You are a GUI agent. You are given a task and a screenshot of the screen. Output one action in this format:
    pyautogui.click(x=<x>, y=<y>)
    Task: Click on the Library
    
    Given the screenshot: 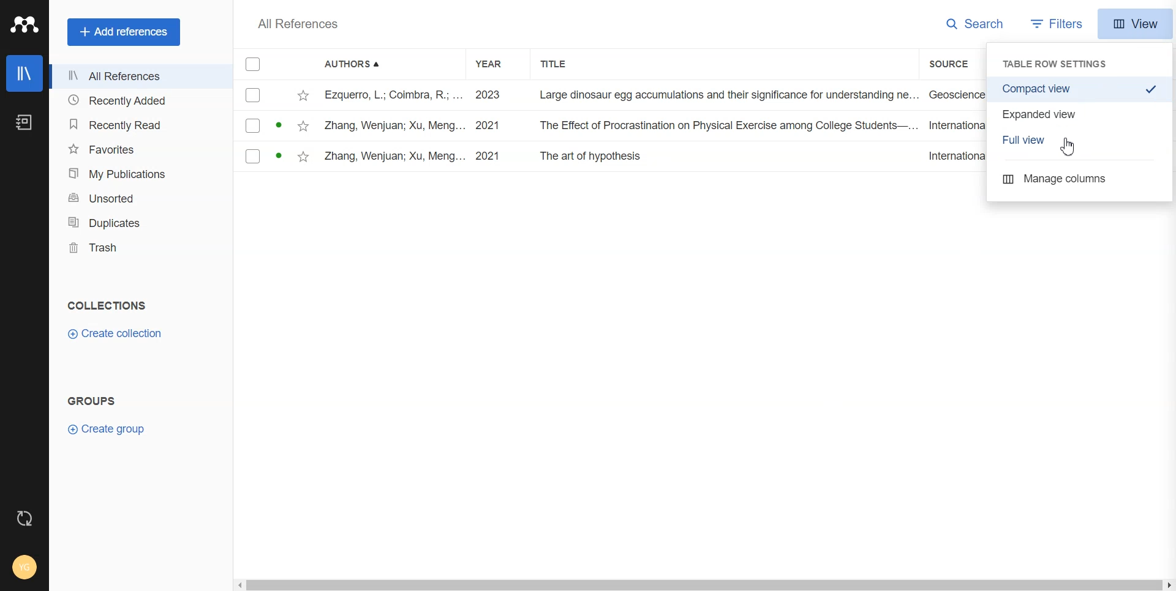 What is the action you would take?
    pyautogui.click(x=24, y=73)
    